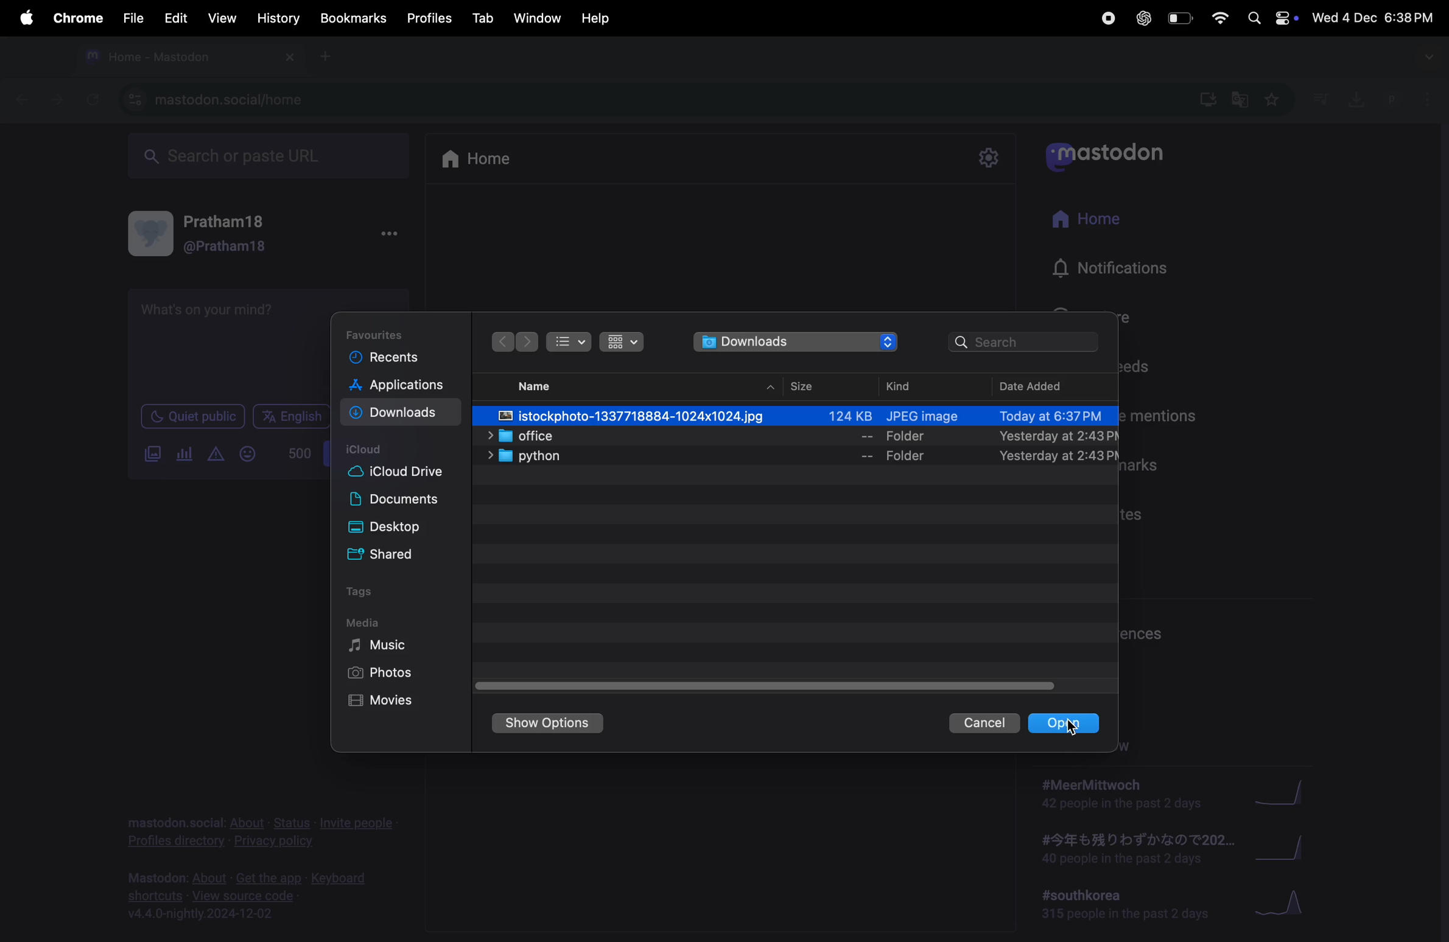 The image size is (1449, 942). I want to click on music, so click(380, 646).